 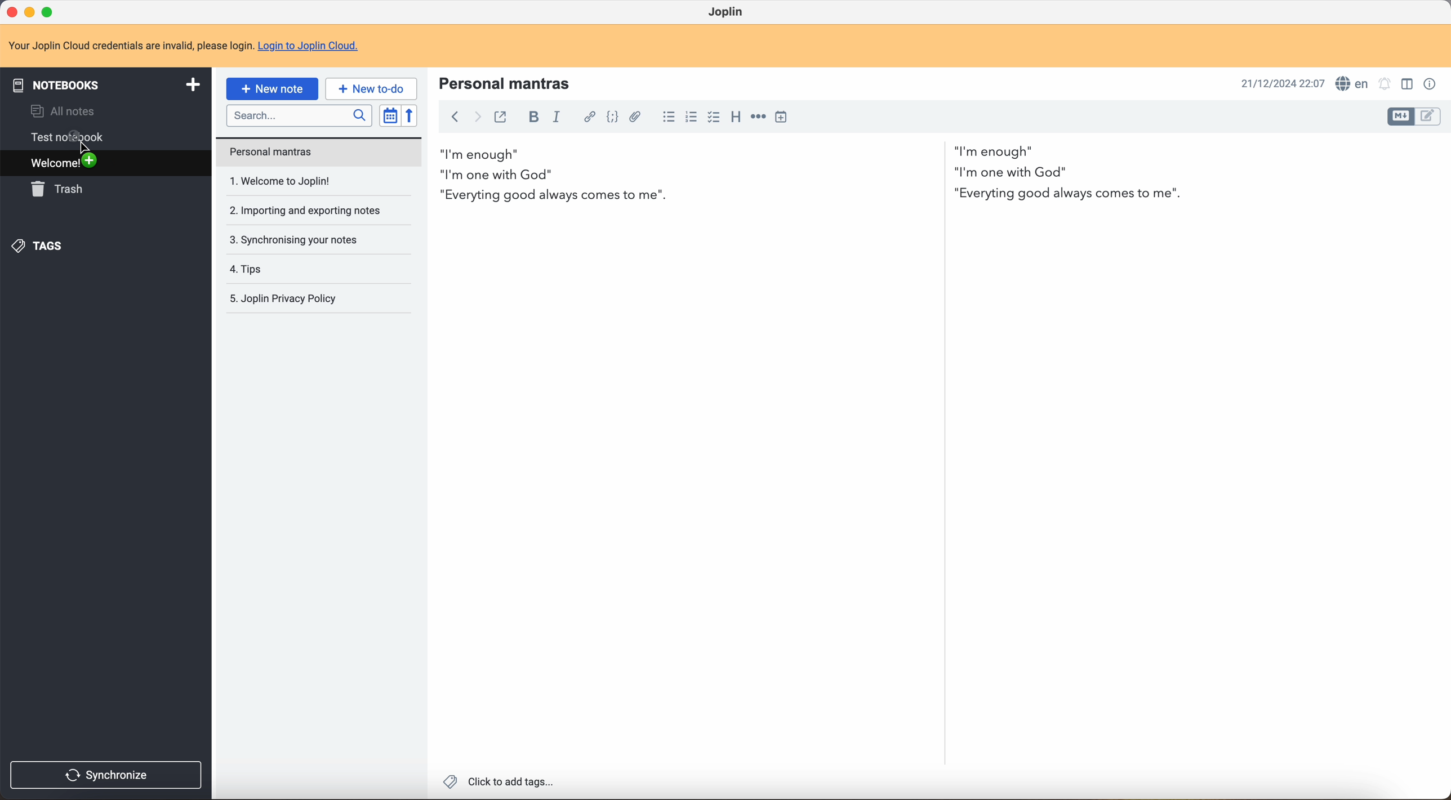 What do you see at coordinates (104, 164) in the screenshot?
I see `welcome` at bounding box center [104, 164].